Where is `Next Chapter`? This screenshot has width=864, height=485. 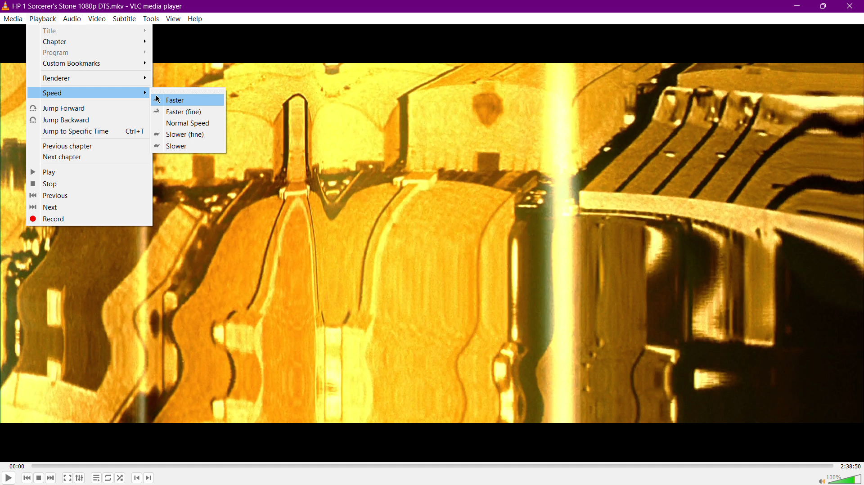
Next Chapter is located at coordinates (150, 479).